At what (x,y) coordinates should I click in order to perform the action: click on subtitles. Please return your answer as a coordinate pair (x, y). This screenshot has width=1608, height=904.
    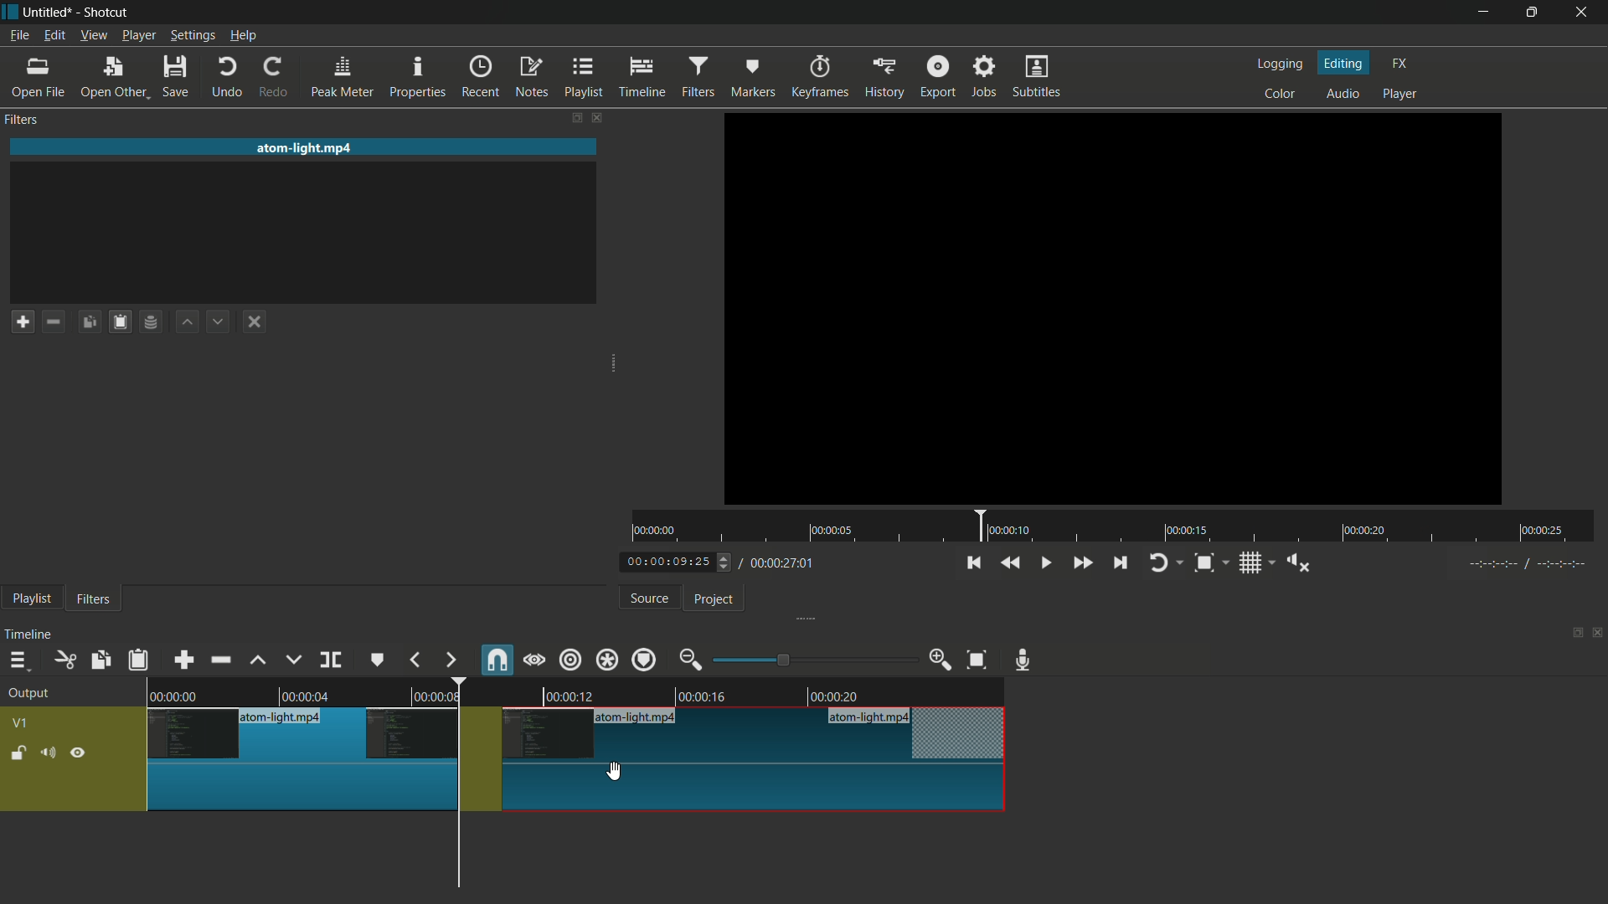
    Looking at the image, I should click on (1039, 78).